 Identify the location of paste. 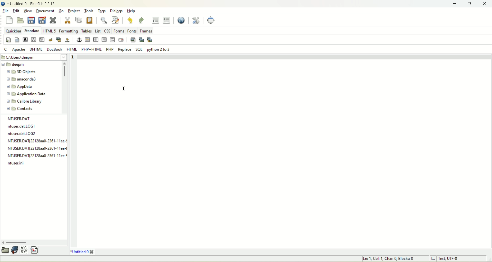
(90, 20).